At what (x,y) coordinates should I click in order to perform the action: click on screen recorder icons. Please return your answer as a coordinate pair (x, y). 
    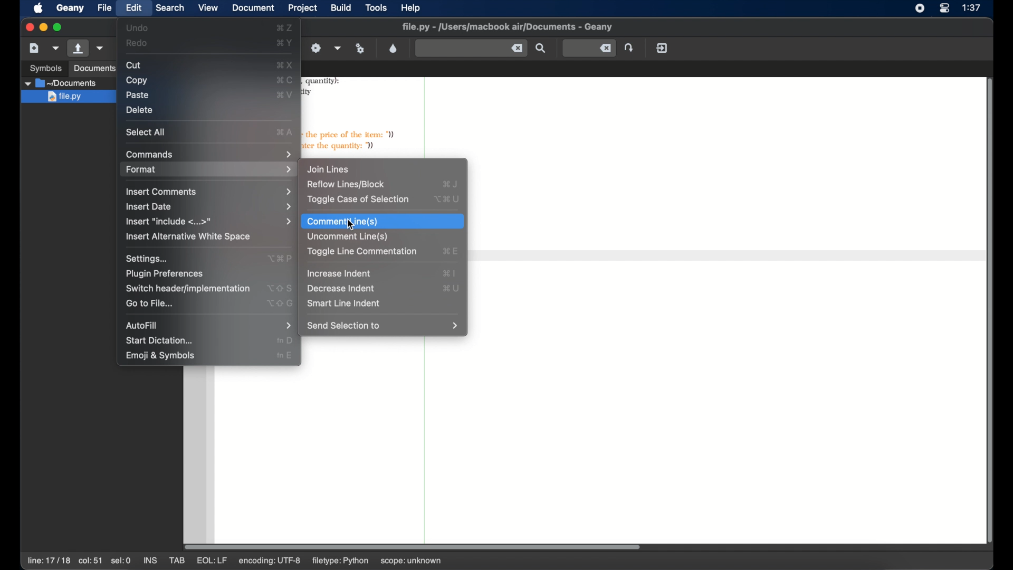
    Looking at the image, I should click on (919, 8).